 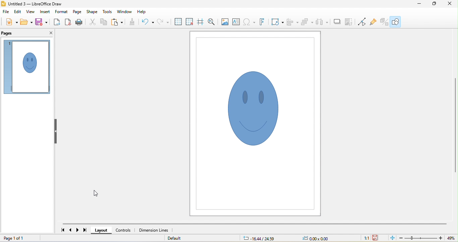 I want to click on zoom, so click(x=427, y=238).